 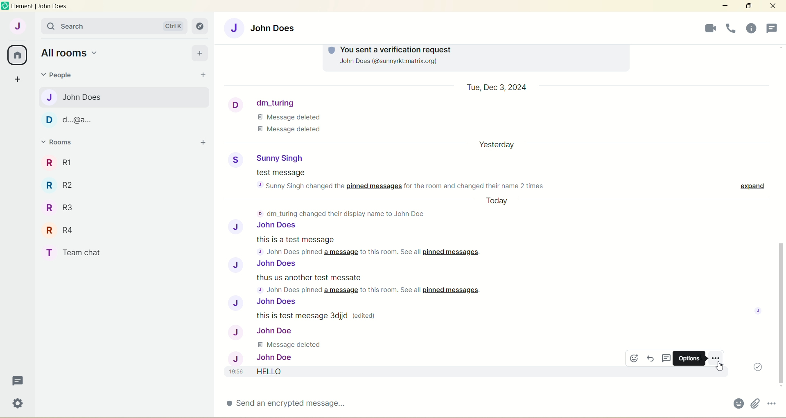 What do you see at coordinates (706, 28) in the screenshot?
I see `voice call` at bounding box center [706, 28].